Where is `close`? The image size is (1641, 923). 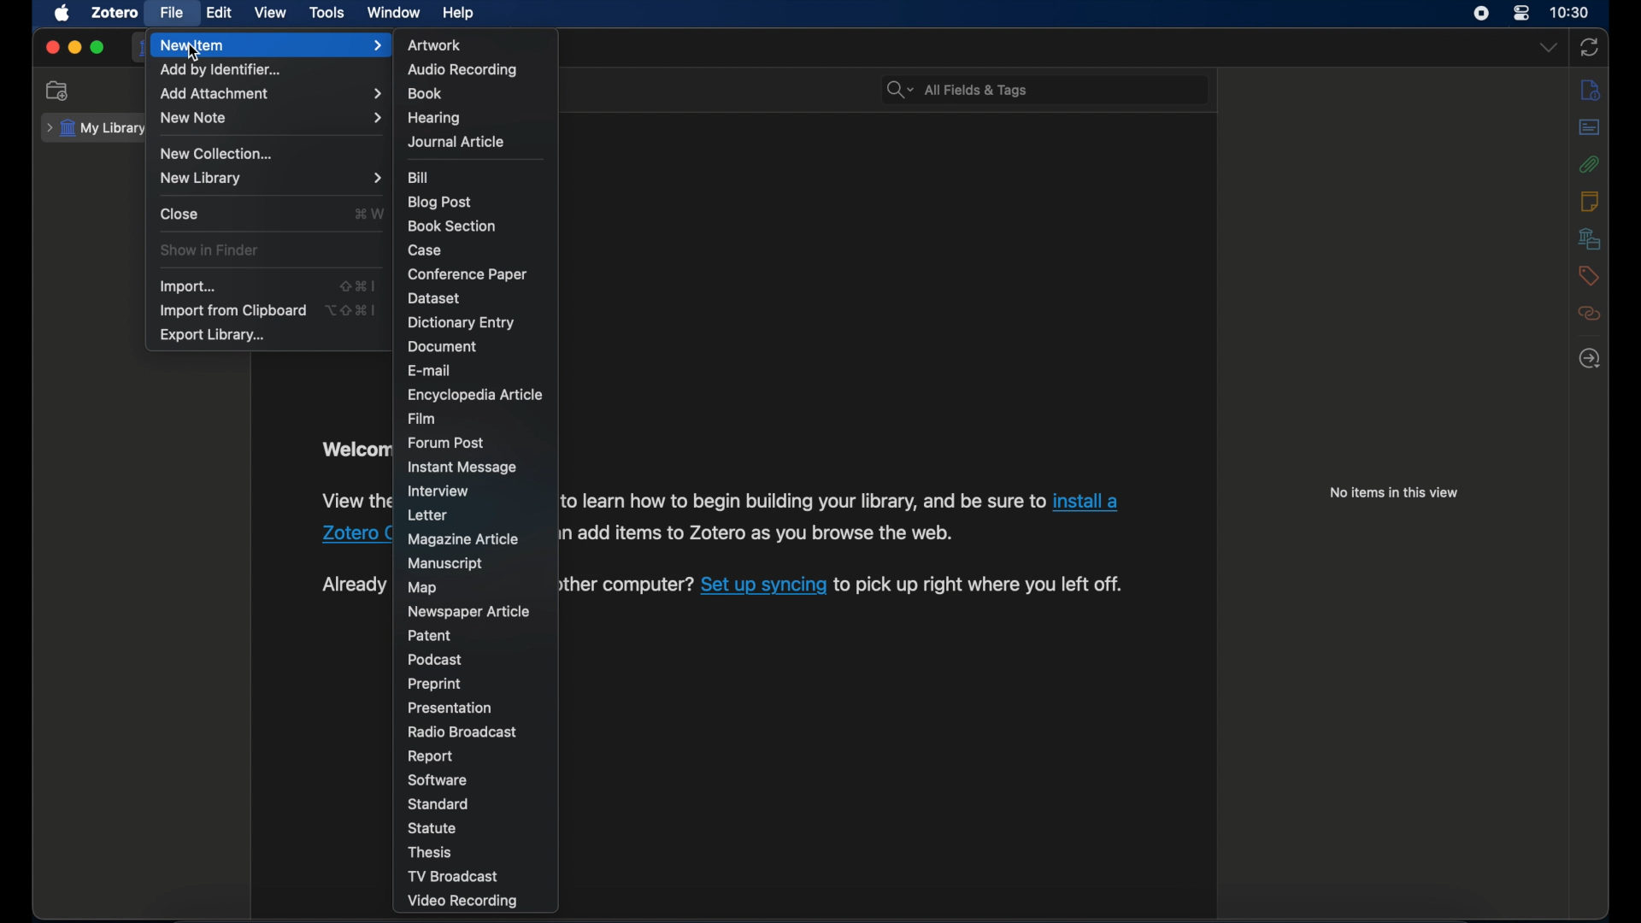 close is located at coordinates (53, 47).